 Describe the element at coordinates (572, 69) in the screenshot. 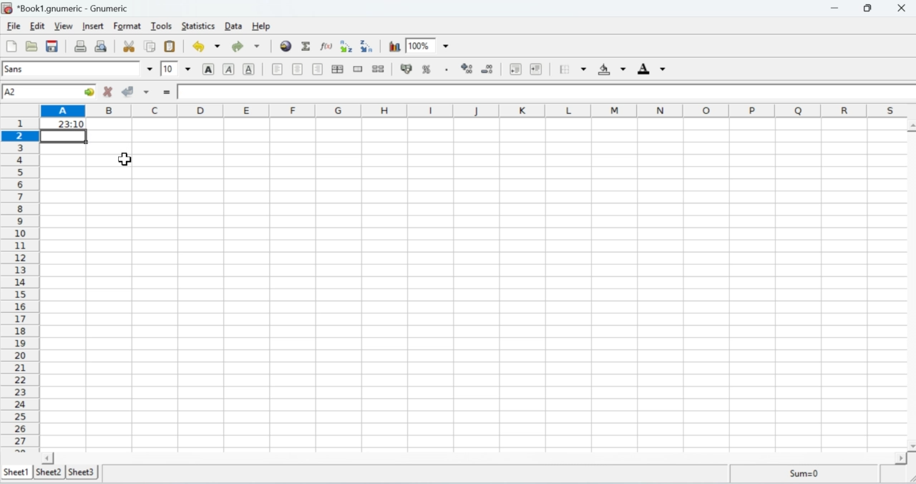

I see `Borders` at that location.